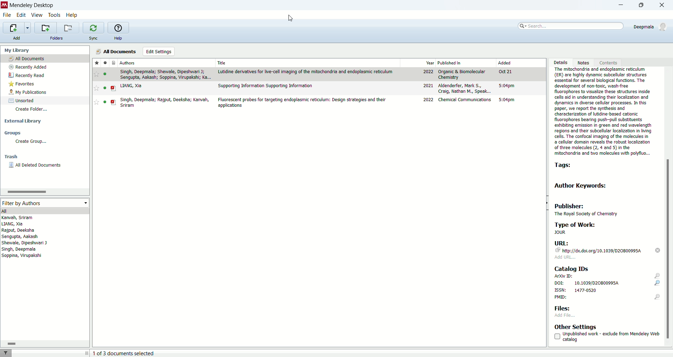 The width and height of the screenshot is (673, 357). What do you see at coordinates (607, 298) in the screenshot?
I see `PMID: ` at bounding box center [607, 298].